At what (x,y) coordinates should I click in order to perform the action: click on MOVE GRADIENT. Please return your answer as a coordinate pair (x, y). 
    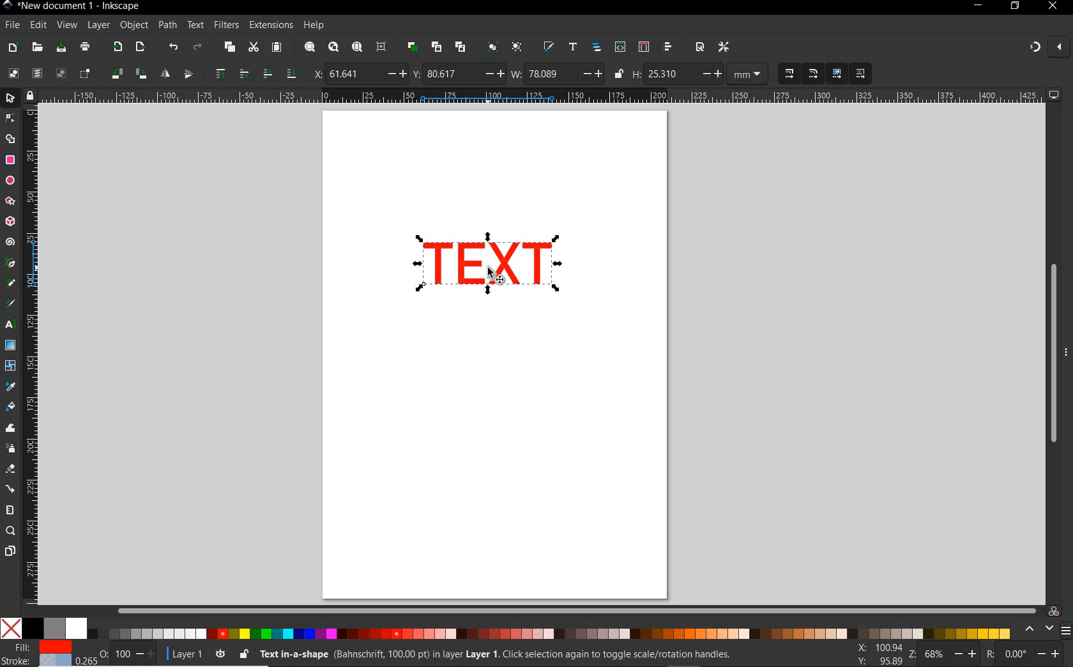
    Looking at the image, I should click on (837, 74).